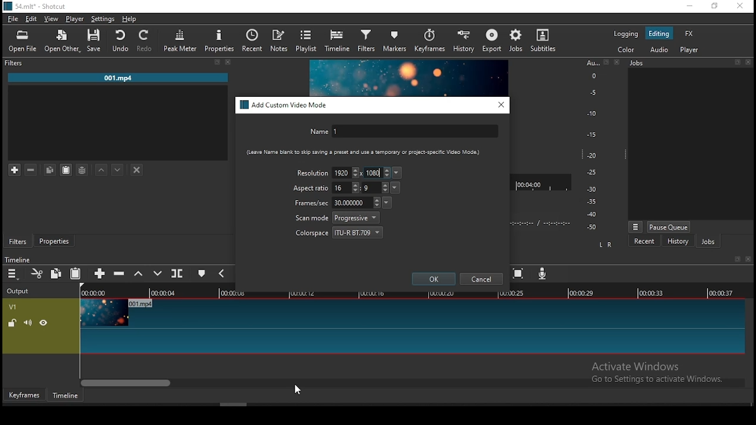  What do you see at coordinates (723, 293) in the screenshot?
I see `00:00:37` at bounding box center [723, 293].